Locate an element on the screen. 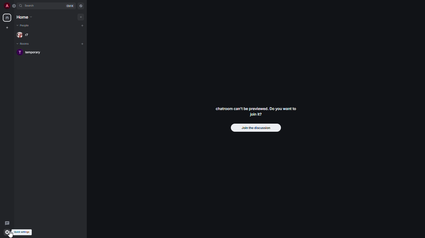  cursor is located at coordinates (11, 233).